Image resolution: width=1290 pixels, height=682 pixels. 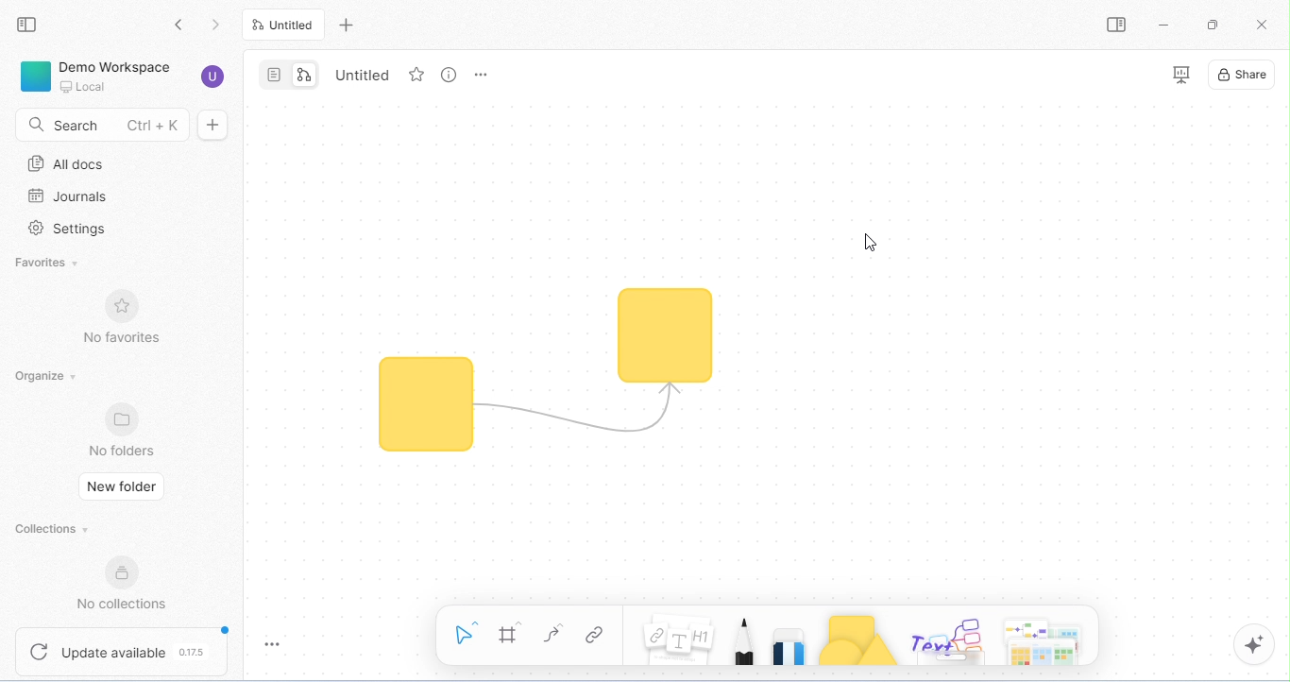 What do you see at coordinates (554, 634) in the screenshot?
I see `curve` at bounding box center [554, 634].